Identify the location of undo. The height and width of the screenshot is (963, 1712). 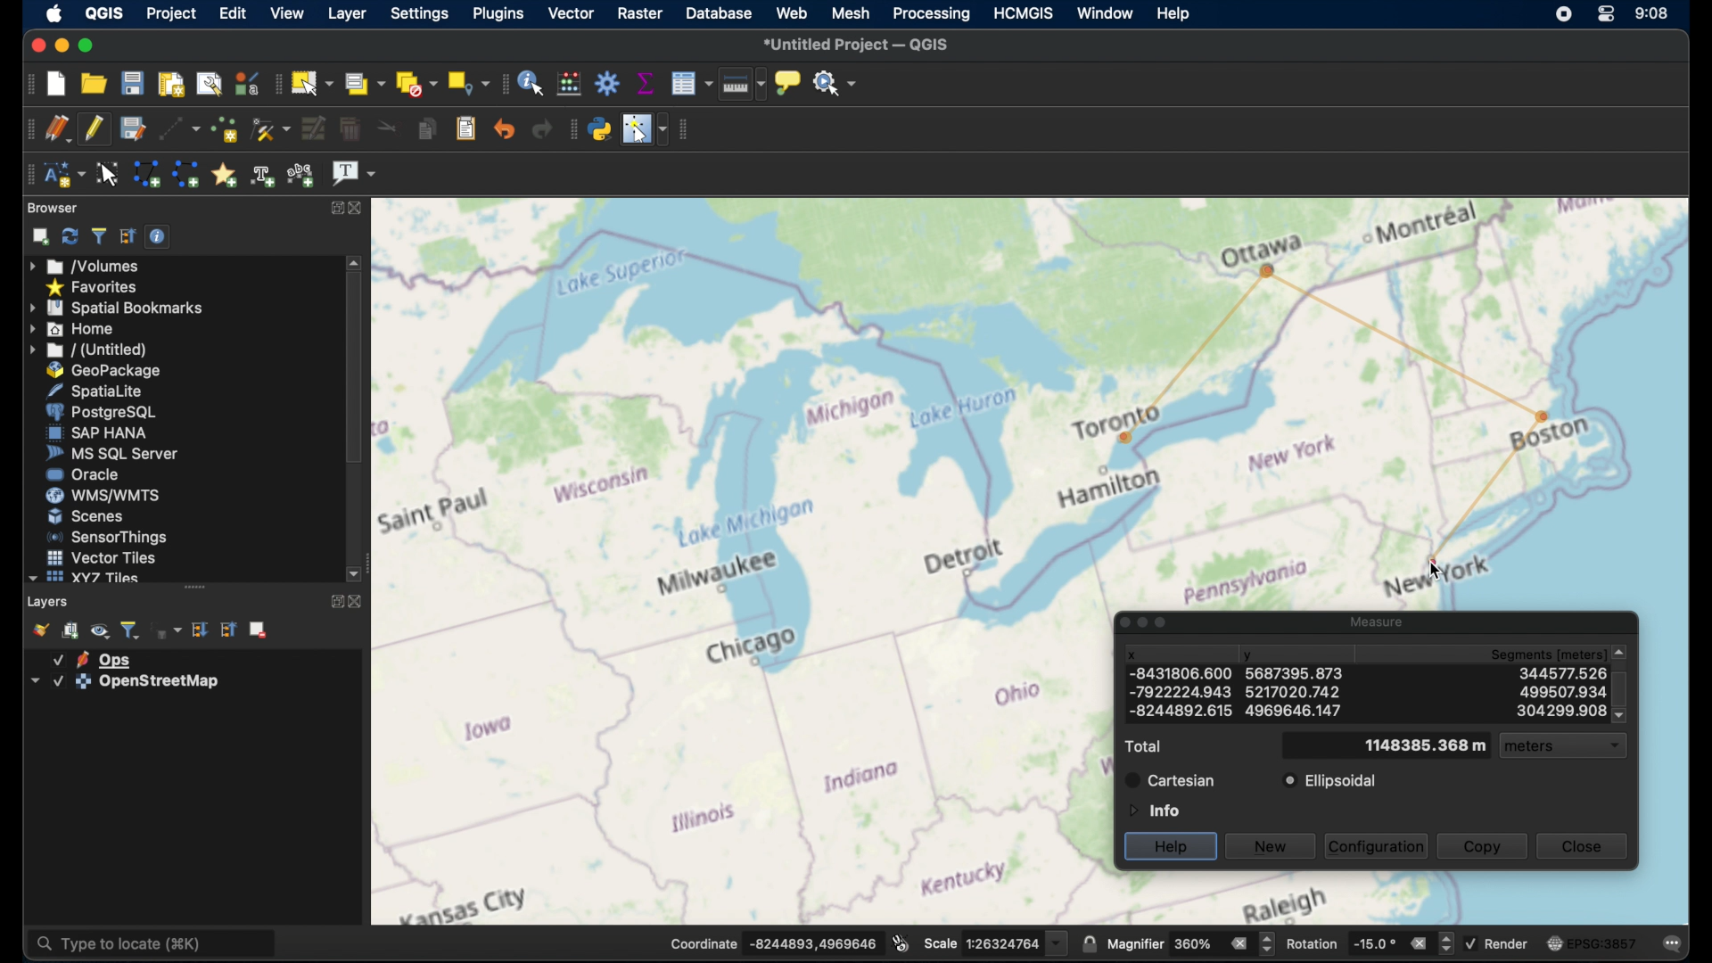
(505, 129).